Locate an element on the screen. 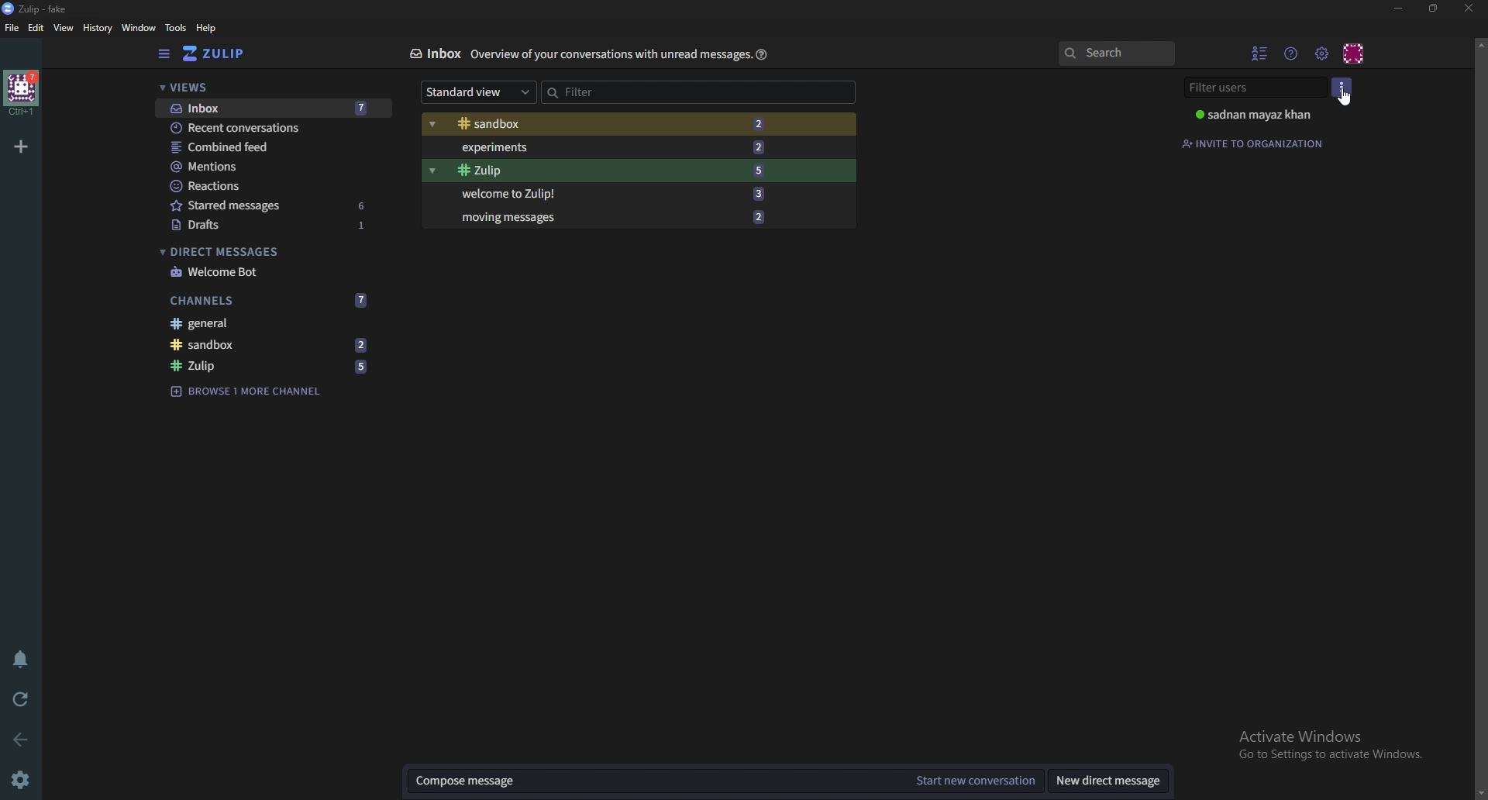 The image size is (1488, 800). Hide sidebar is located at coordinates (166, 55).